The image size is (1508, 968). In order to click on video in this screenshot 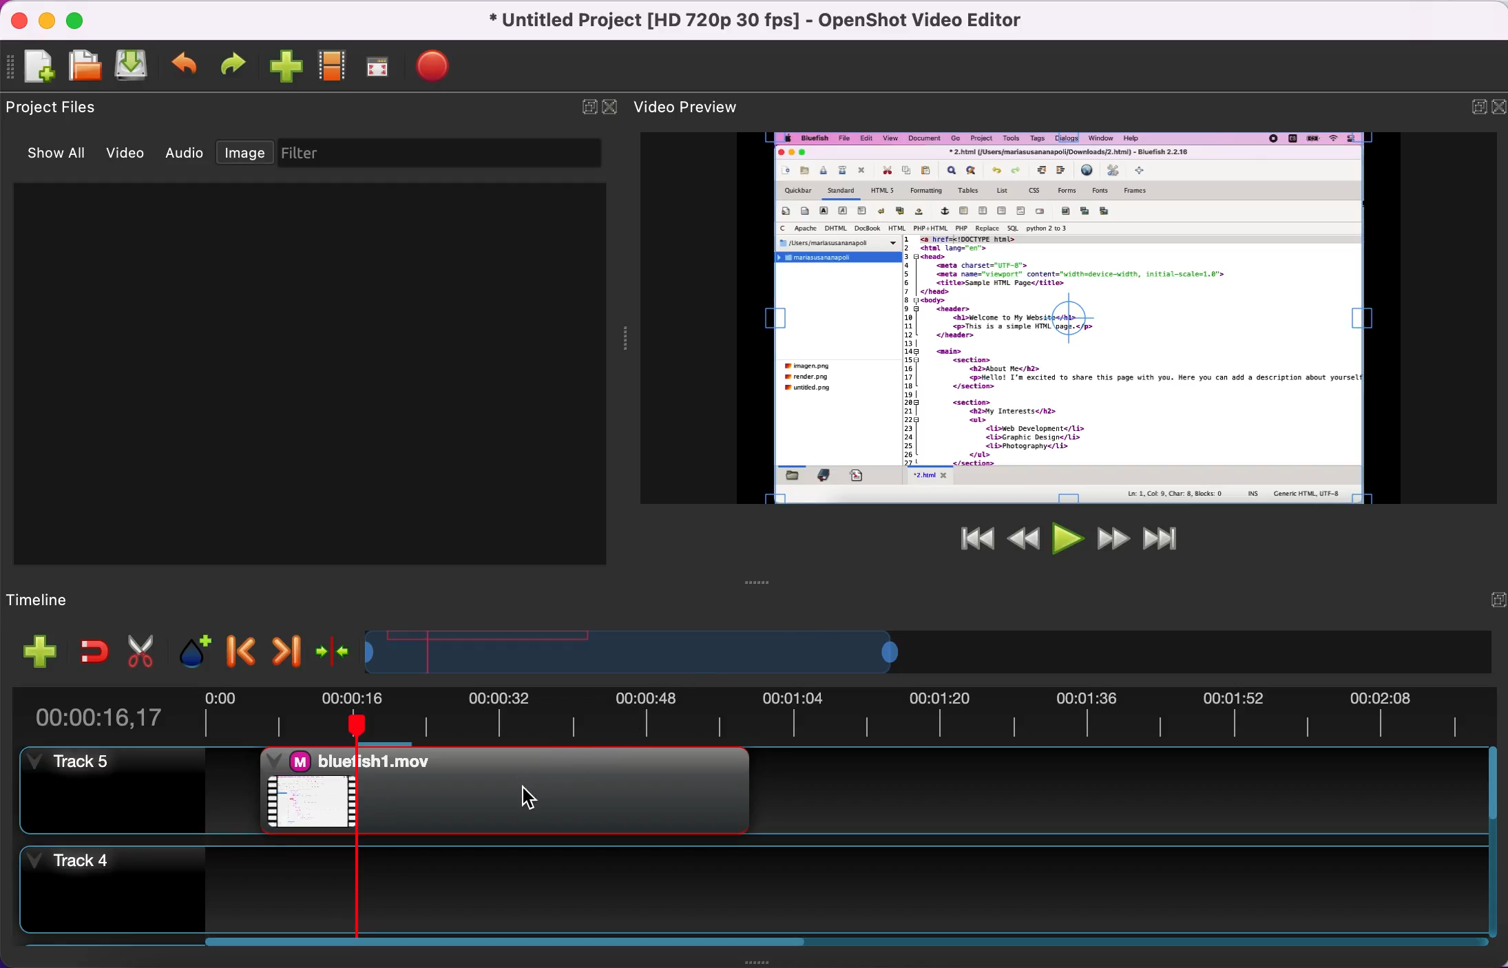, I will do `click(131, 155)`.